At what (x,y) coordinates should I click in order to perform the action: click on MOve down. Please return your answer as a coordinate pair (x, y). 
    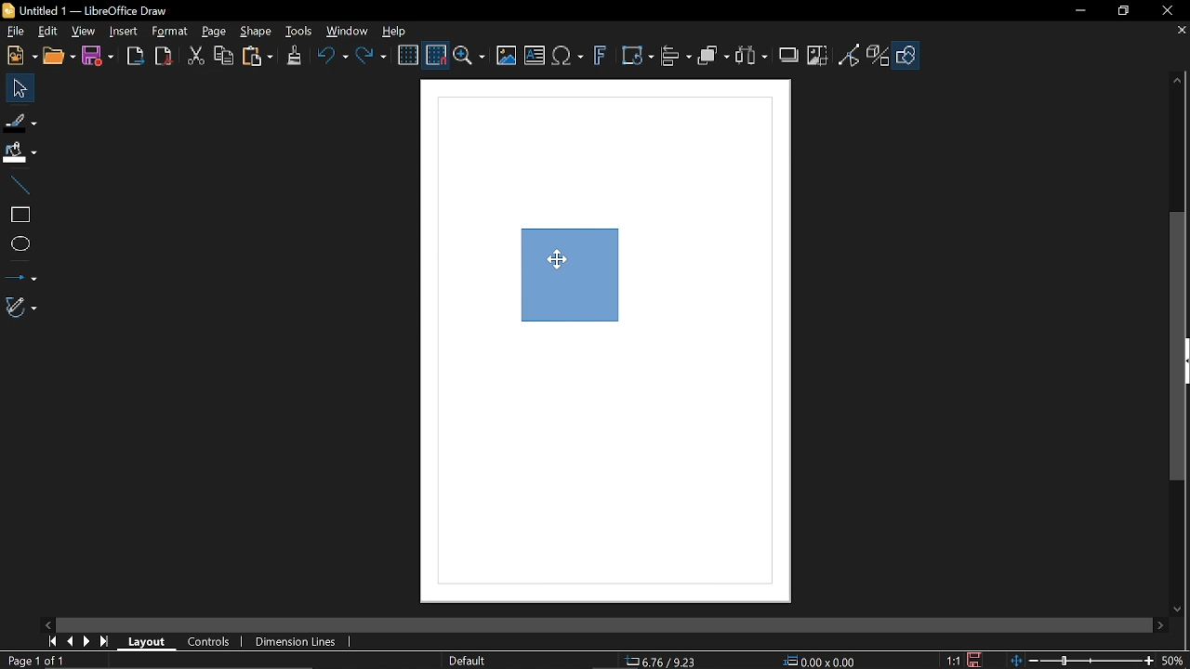
    Looking at the image, I should click on (1183, 609).